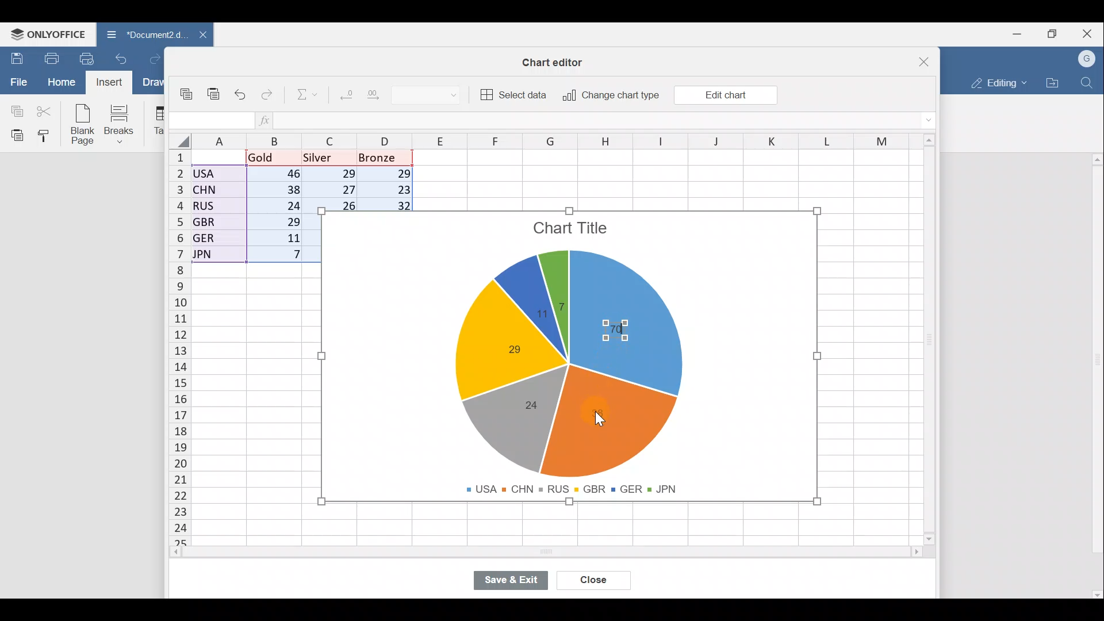 This screenshot has width=1104, height=621. What do you see at coordinates (506, 349) in the screenshot?
I see `Chart label` at bounding box center [506, 349].